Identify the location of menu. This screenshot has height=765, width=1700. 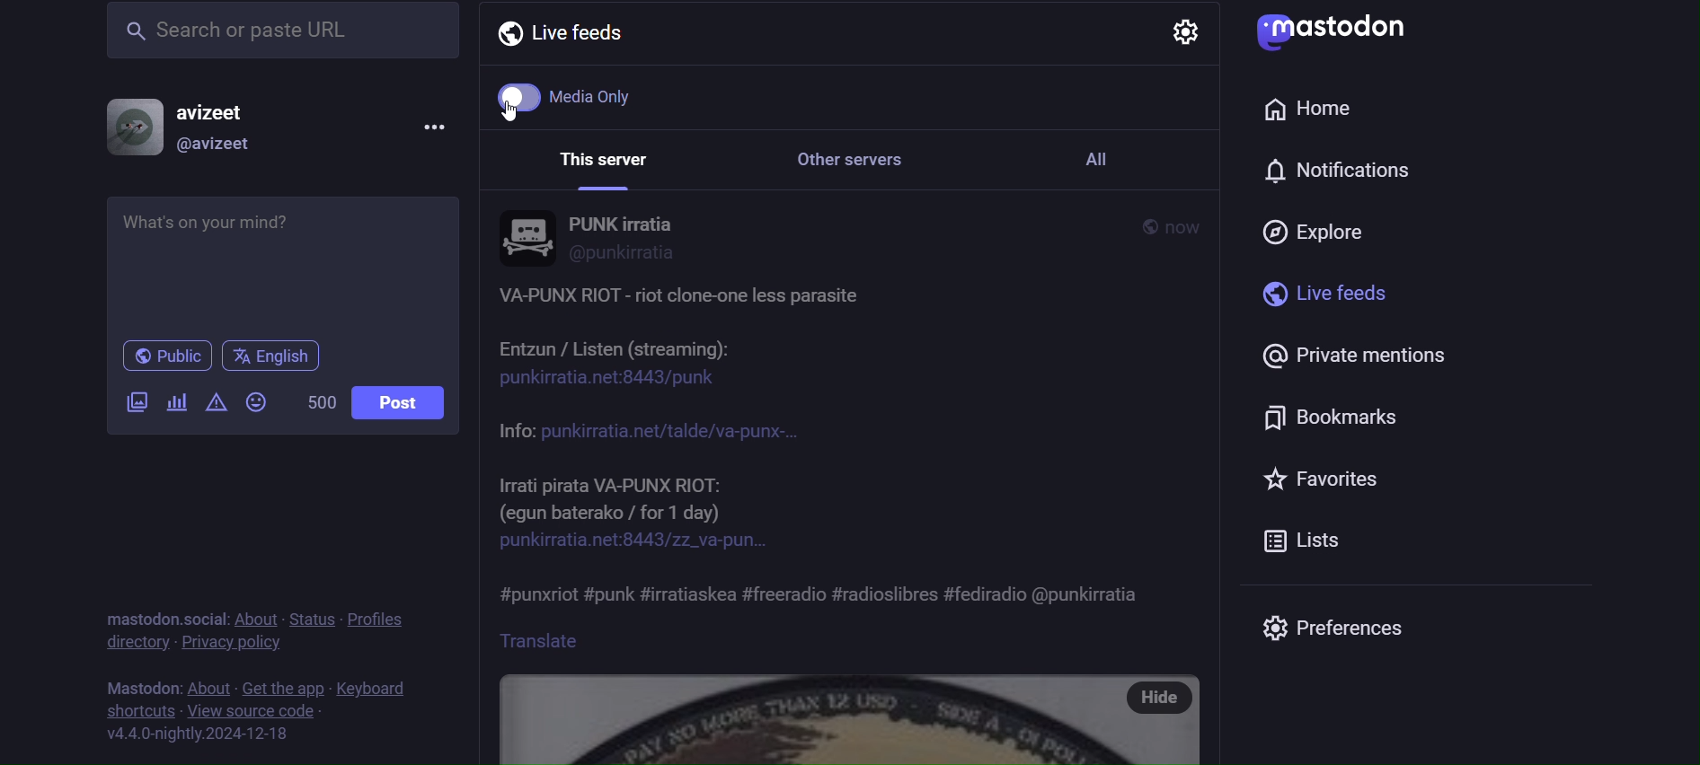
(439, 126).